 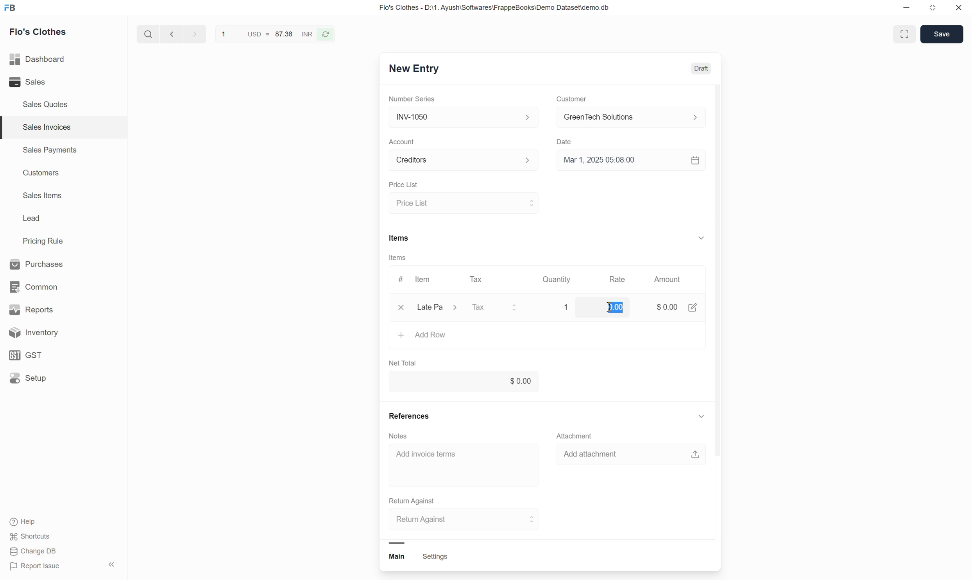 What do you see at coordinates (41, 521) in the screenshot?
I see `Help` at bounding box center [41, 521].